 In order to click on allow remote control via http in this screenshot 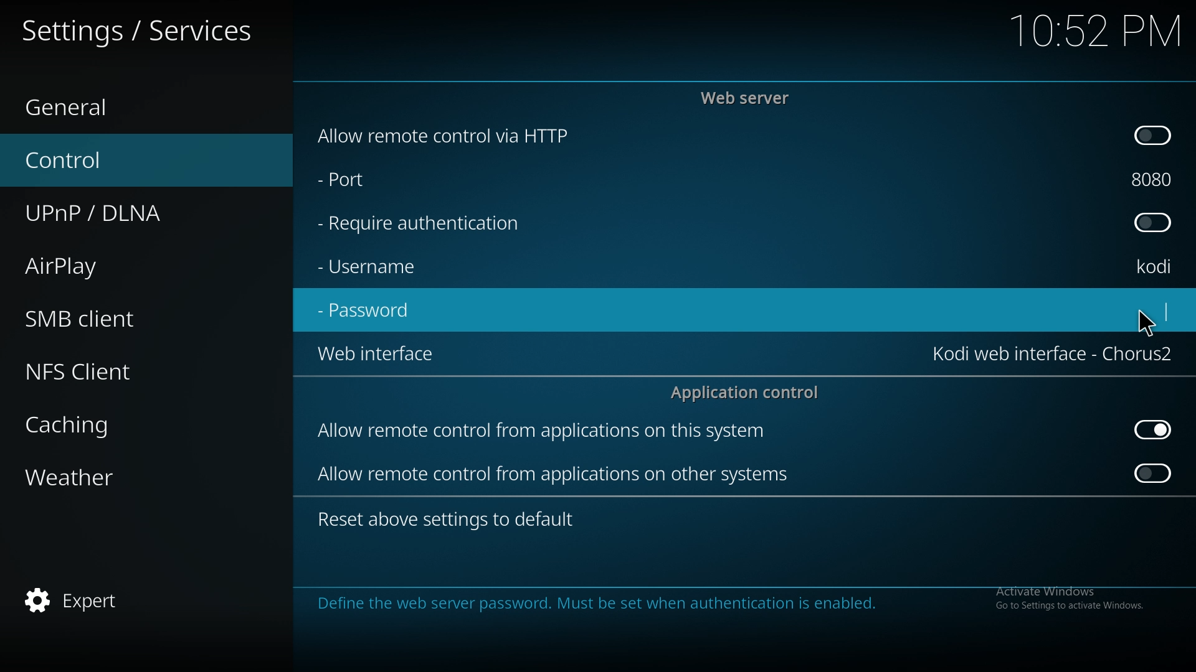, I will do `click(441, 136)`.